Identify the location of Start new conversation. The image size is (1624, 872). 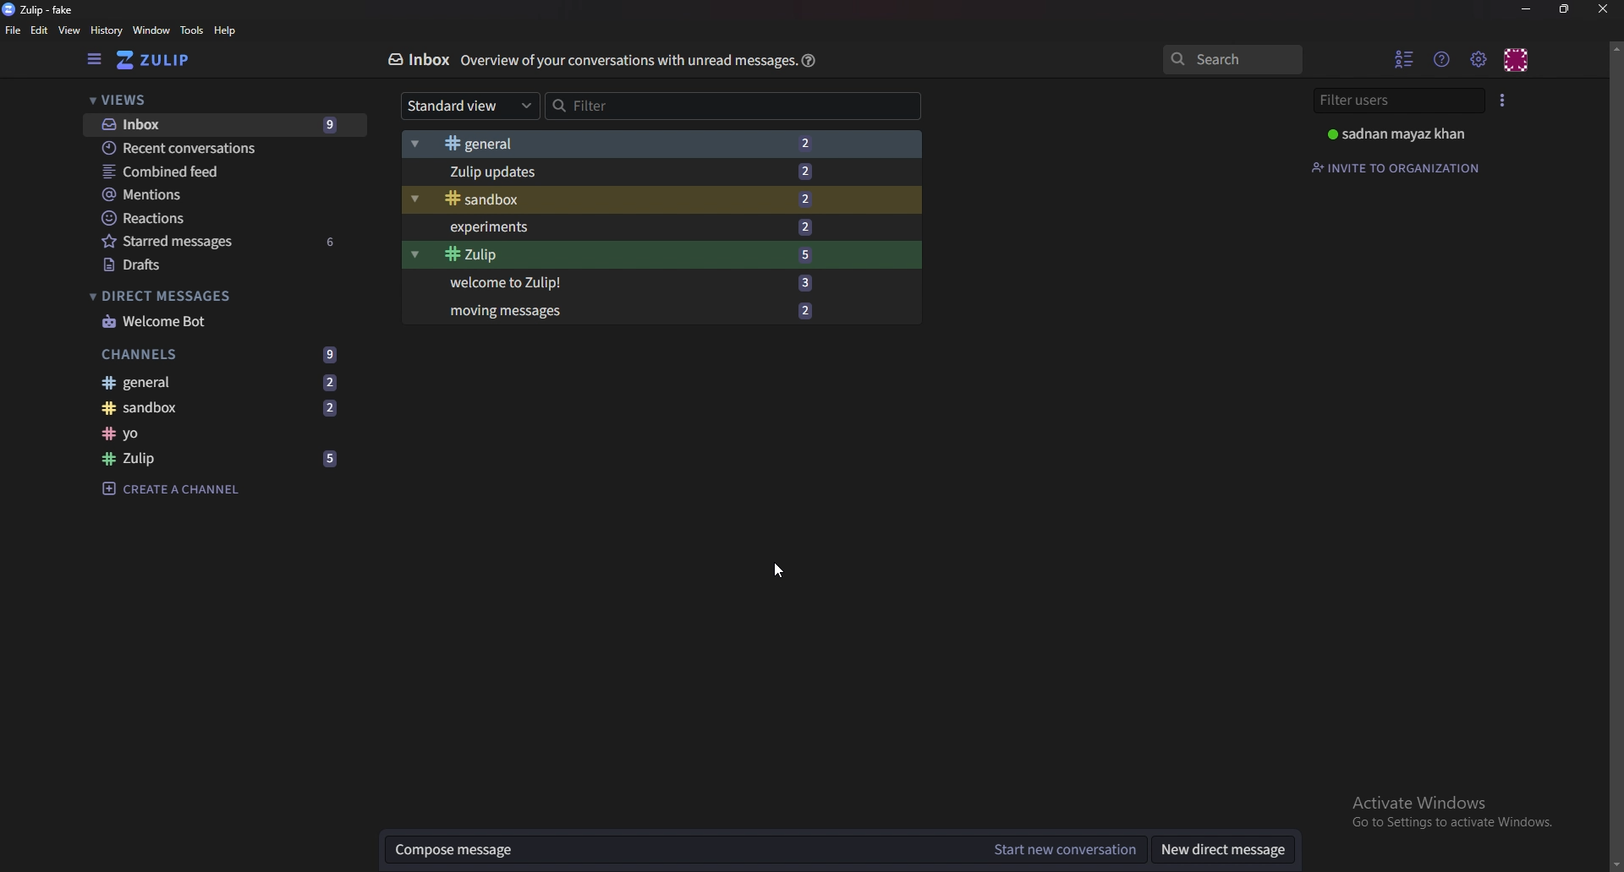
(1067, 850).